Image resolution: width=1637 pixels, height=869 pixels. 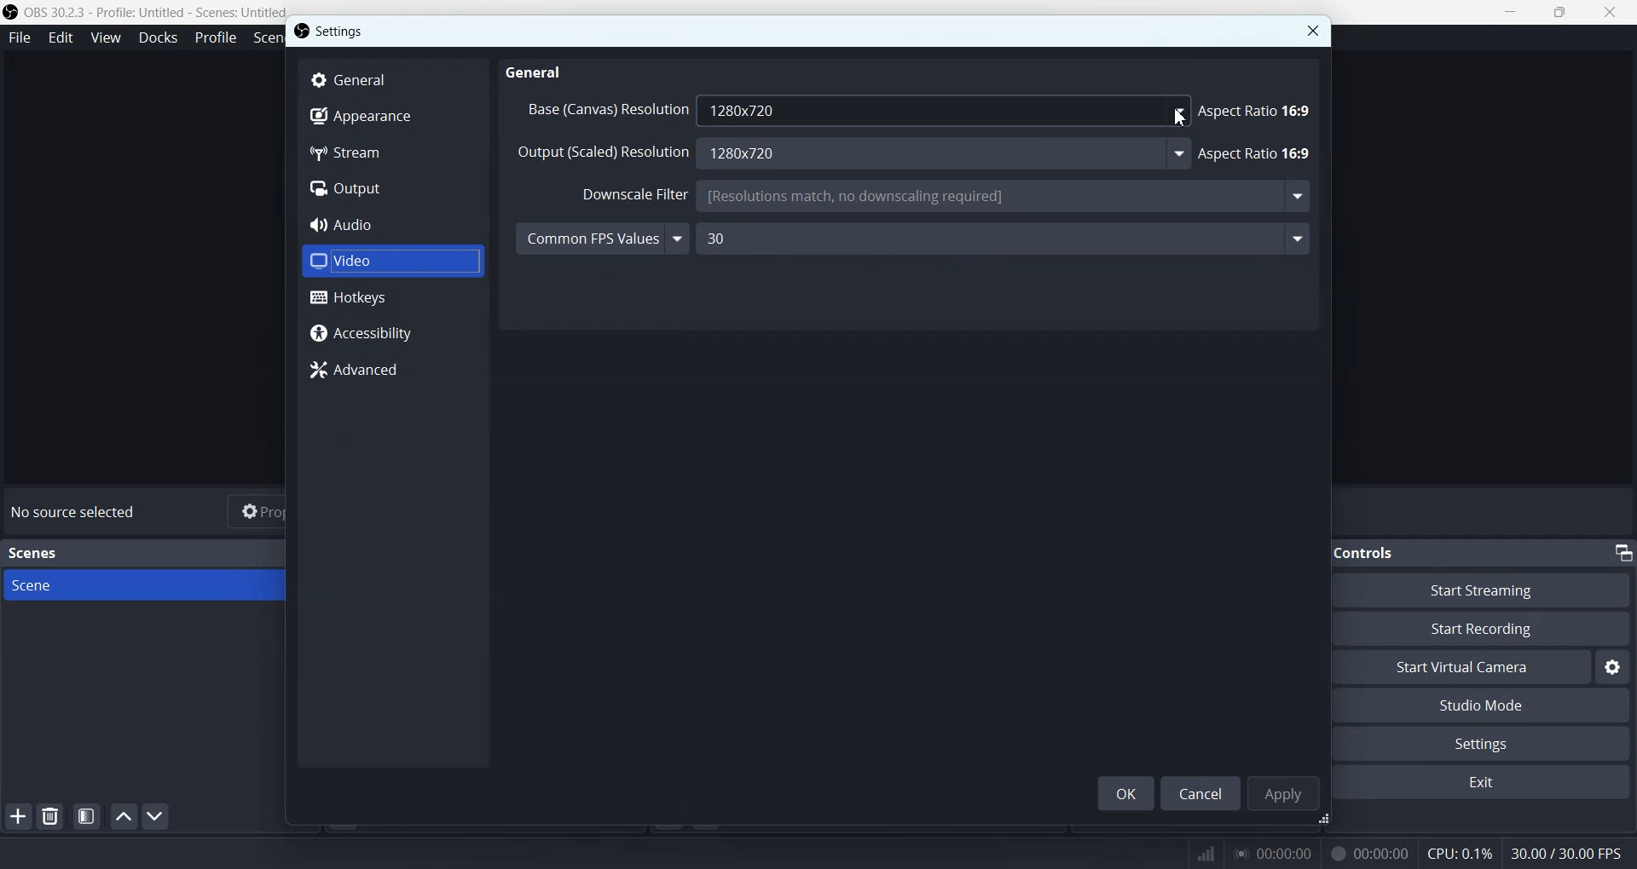 I want to click on play time, so click(x=1274, y=853).